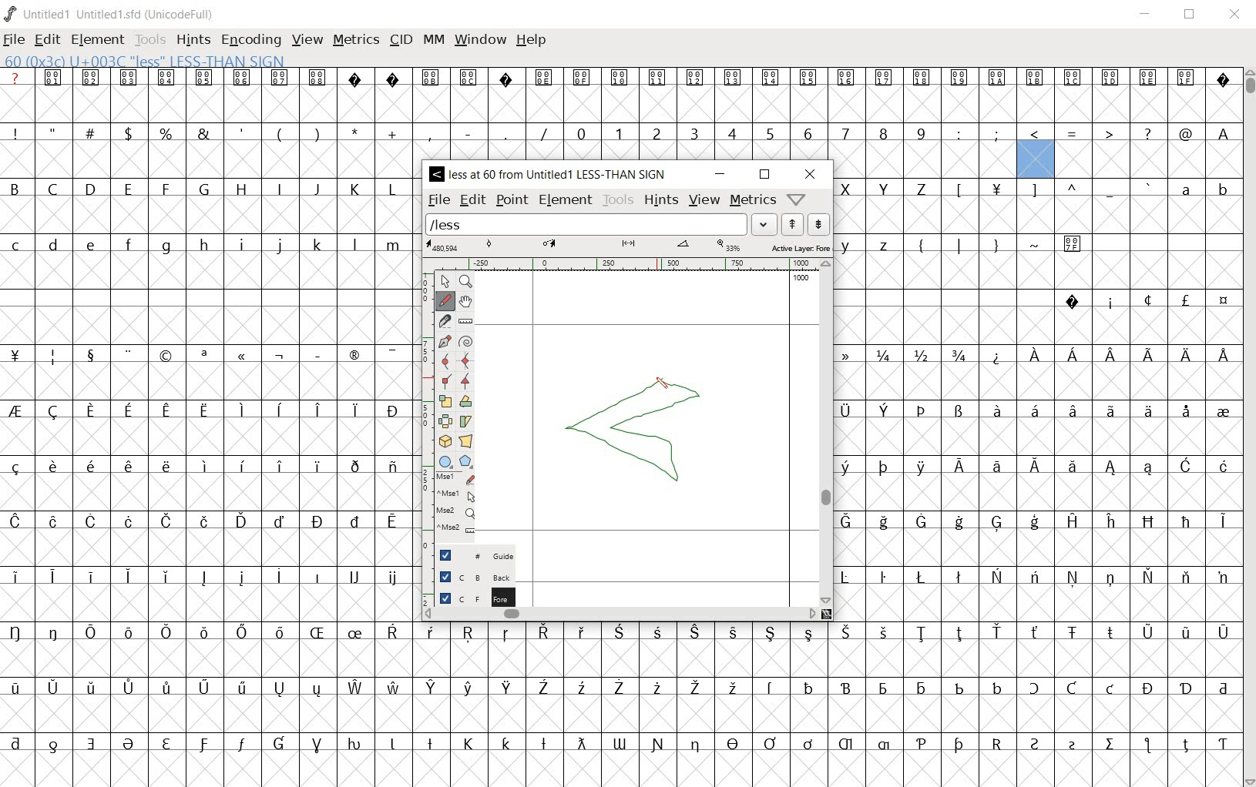 Image resolution: width=1256 pixels, height=787 pixels. I want to click on active layer: foreground, so click(626, 247).